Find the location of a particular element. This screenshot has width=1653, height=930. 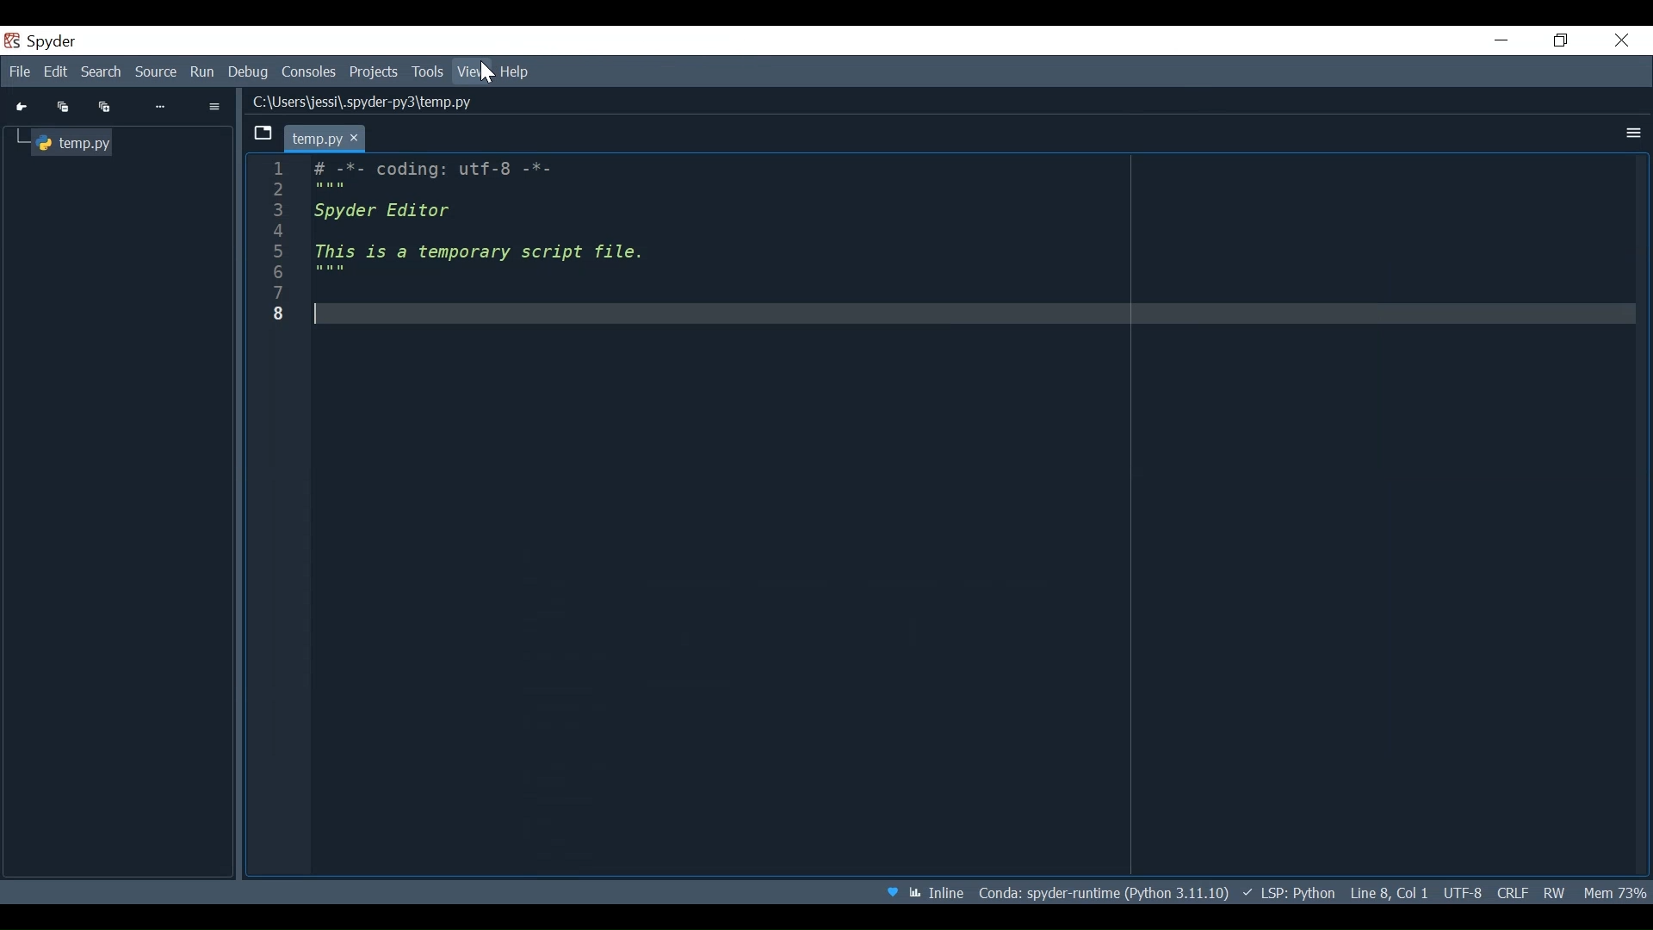

Minimize is located at coordinates (1501, 40).